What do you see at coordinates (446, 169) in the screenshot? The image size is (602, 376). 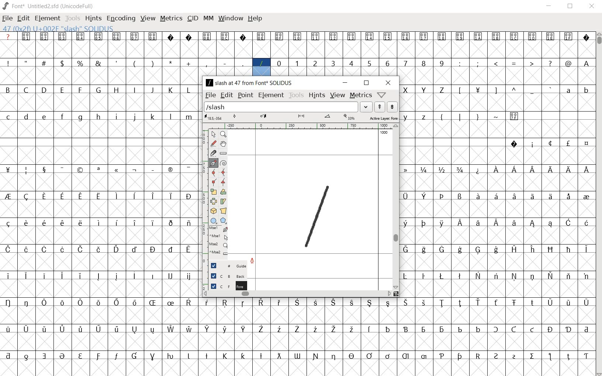 I see `fractions` at bounding box center [446, 169].